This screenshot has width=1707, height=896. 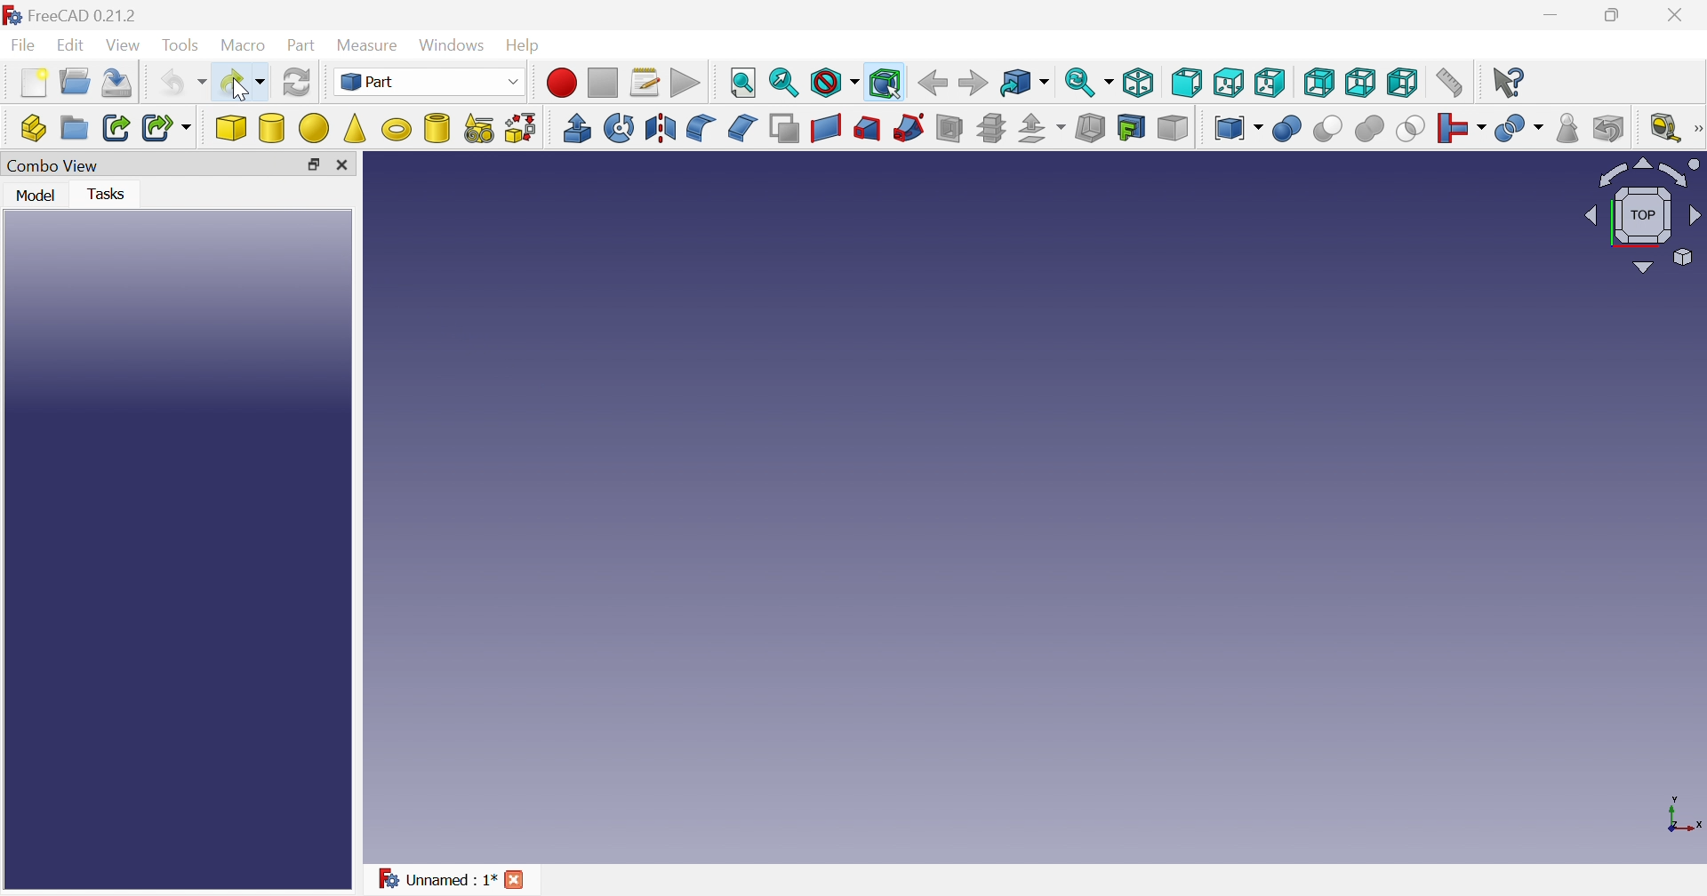 I want to click on Back, so click(x=934, y=83).